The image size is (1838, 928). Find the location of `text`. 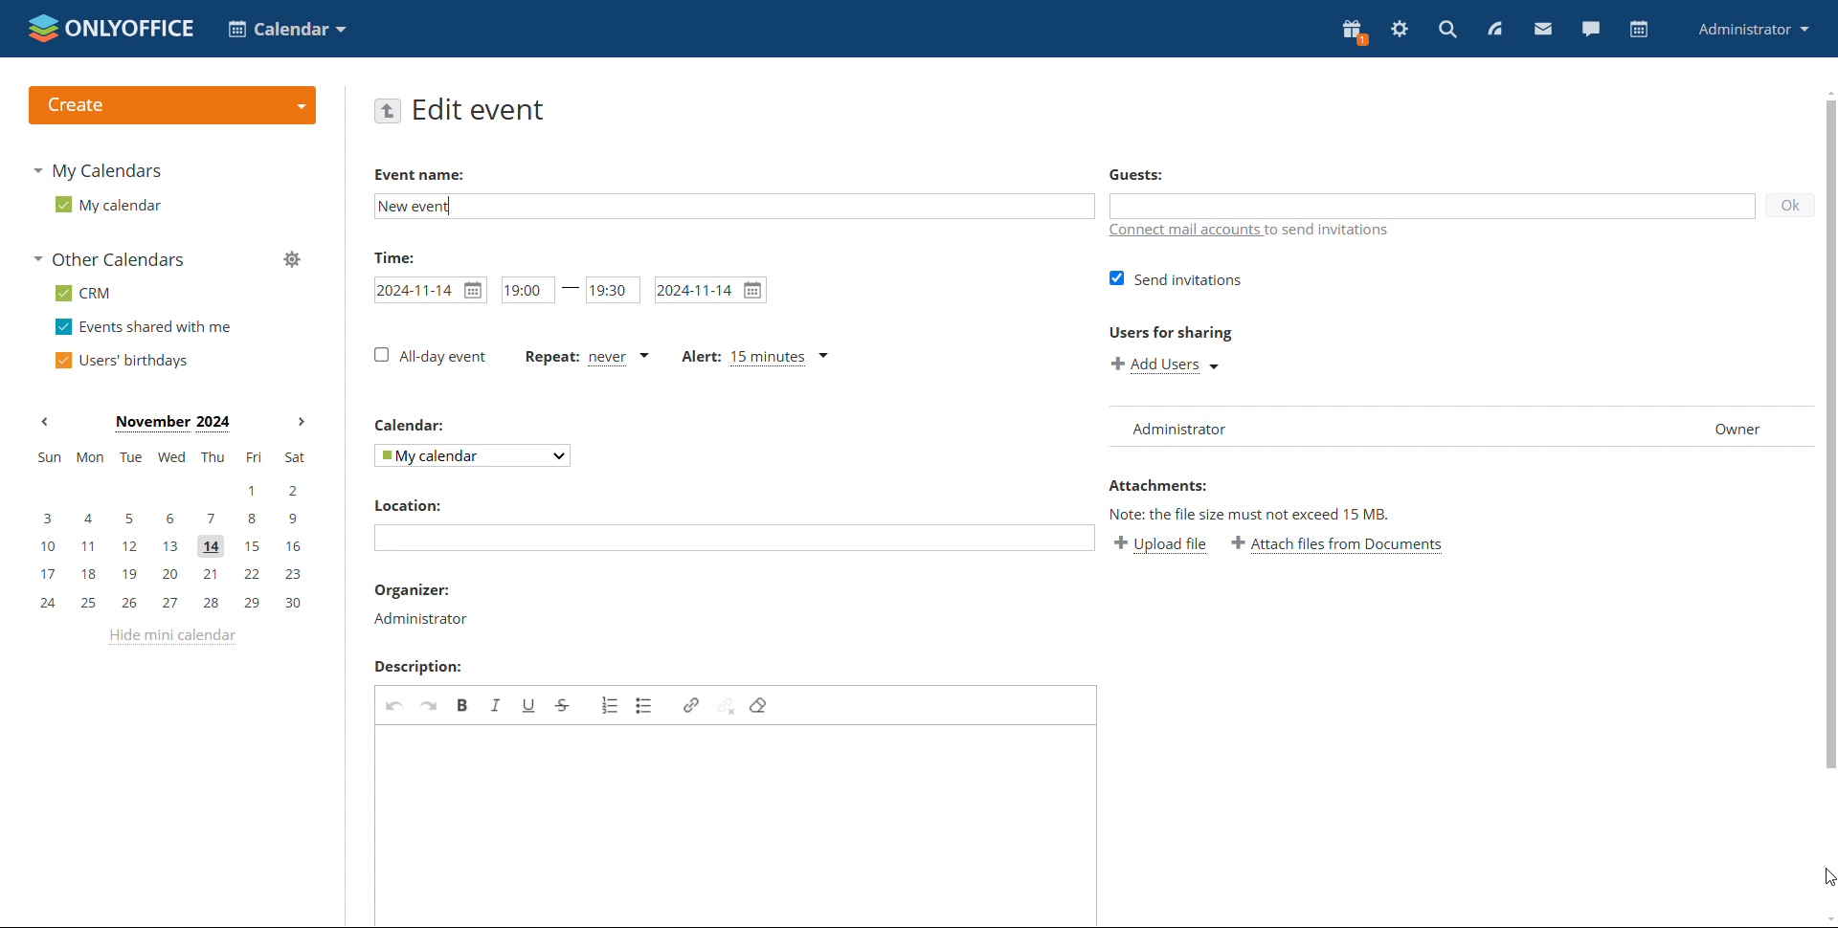

text is located at coordinates (1256, 516).